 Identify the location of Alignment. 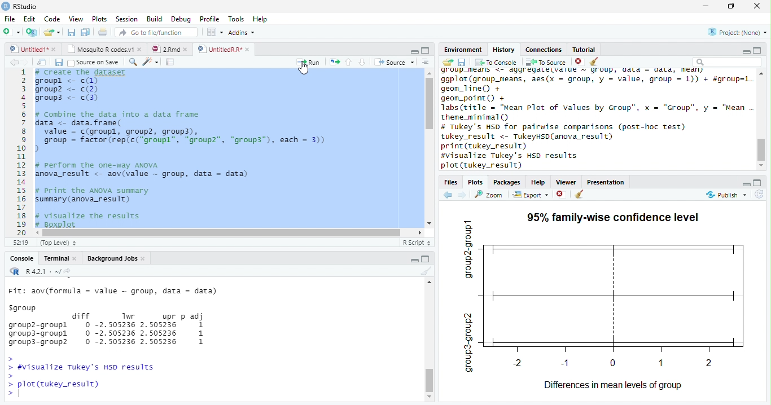
(425, 63).